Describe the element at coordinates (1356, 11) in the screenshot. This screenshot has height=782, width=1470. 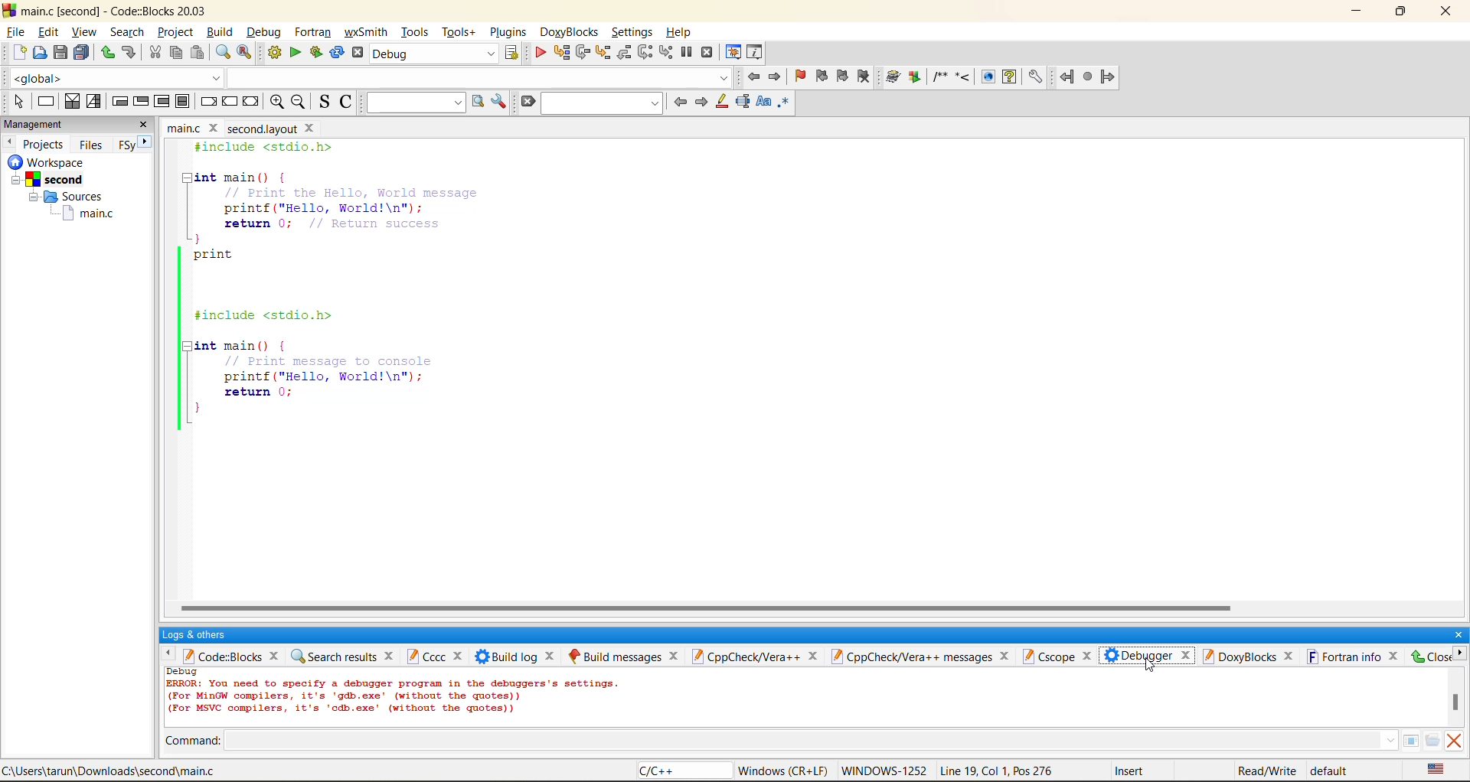
I see `minimize` at that location.